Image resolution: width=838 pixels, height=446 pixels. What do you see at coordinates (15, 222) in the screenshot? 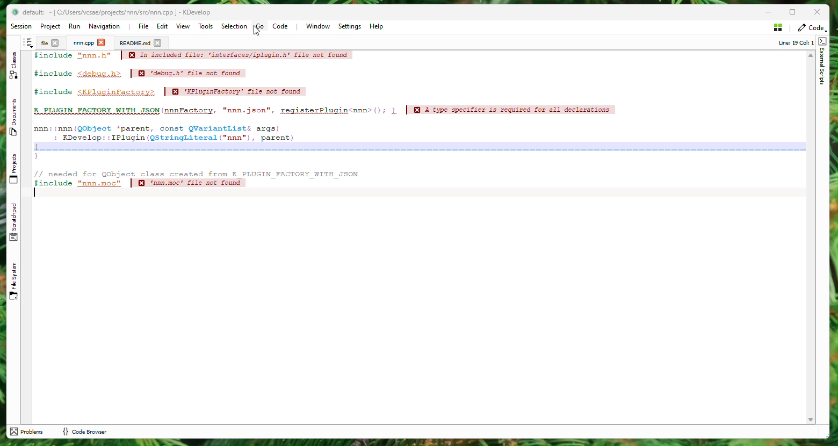
I see `Scratchpad` at bounding box center [15, 222].